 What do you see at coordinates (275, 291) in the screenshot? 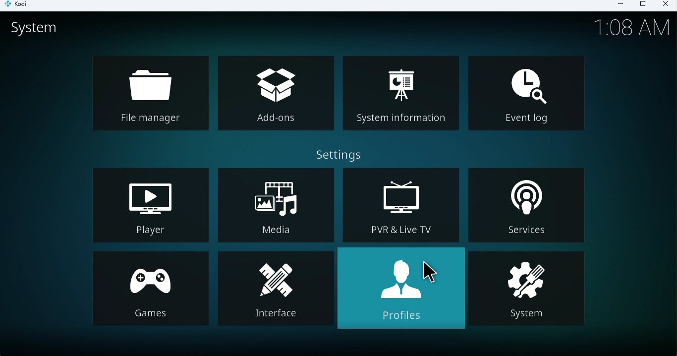
I see `Interface` at bounding box center [275, 291].